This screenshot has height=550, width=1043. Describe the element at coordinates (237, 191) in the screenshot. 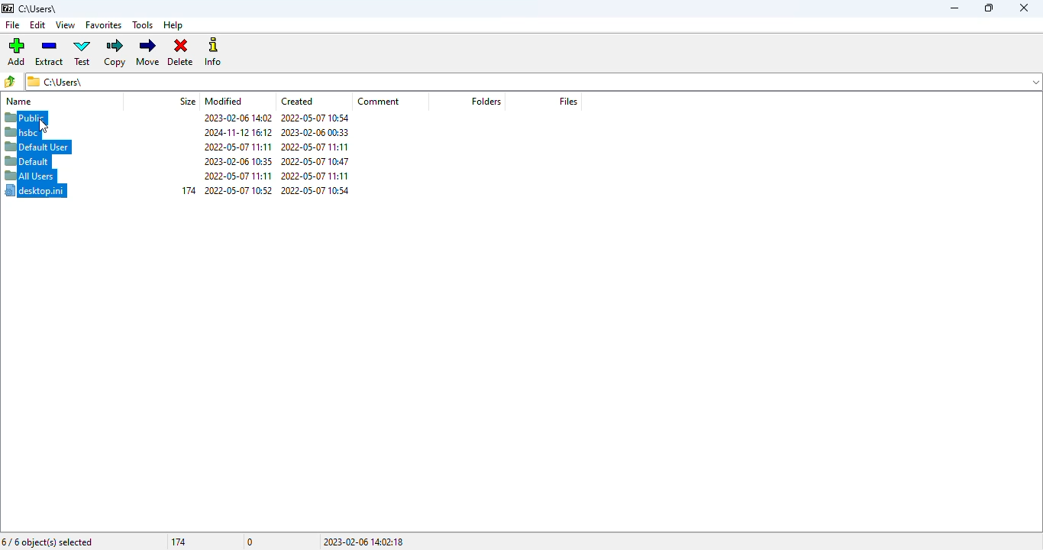

I see ` 2022-05-07 10:52` at that location.